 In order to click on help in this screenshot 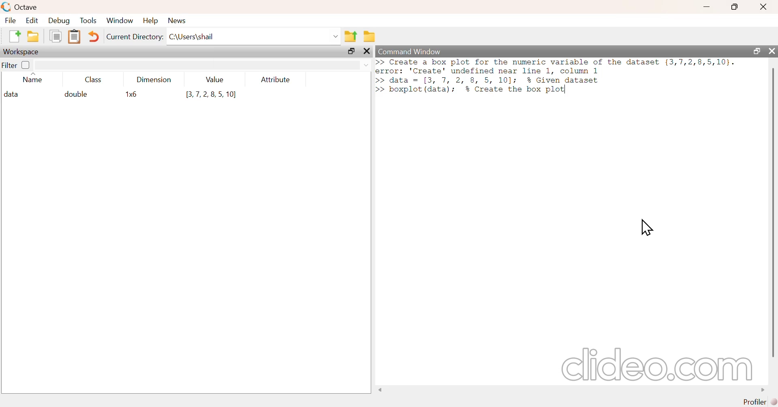, I will do `click(152, 21)`.